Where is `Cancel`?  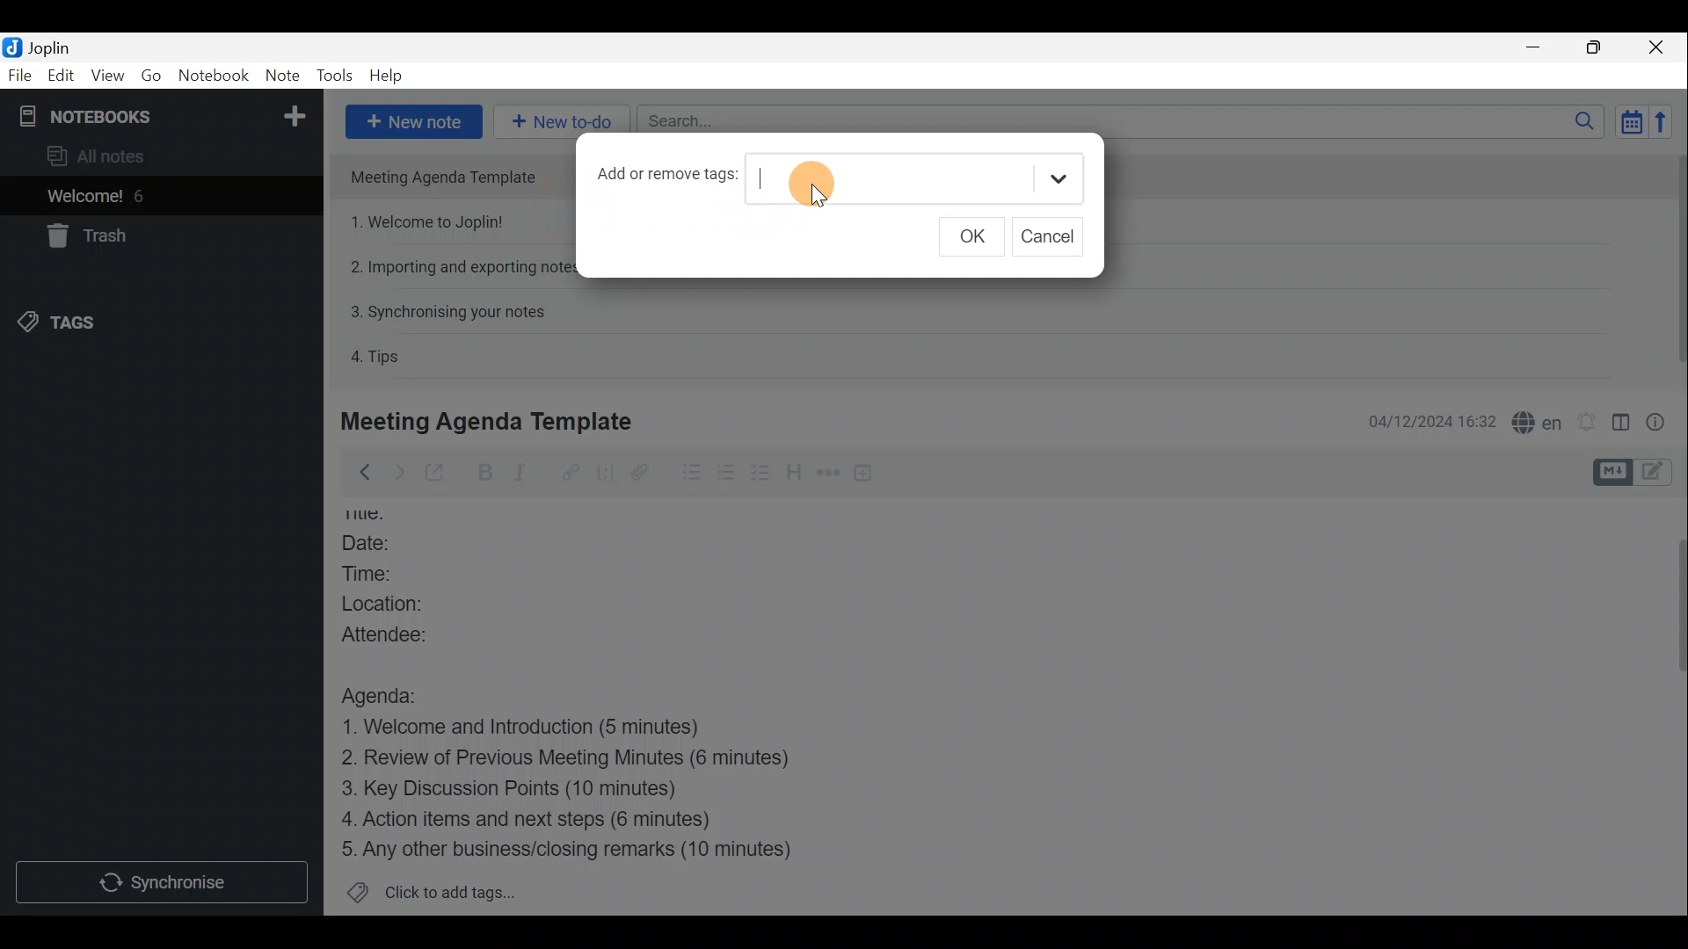
Cancel is located at coordinates (1047, 237).